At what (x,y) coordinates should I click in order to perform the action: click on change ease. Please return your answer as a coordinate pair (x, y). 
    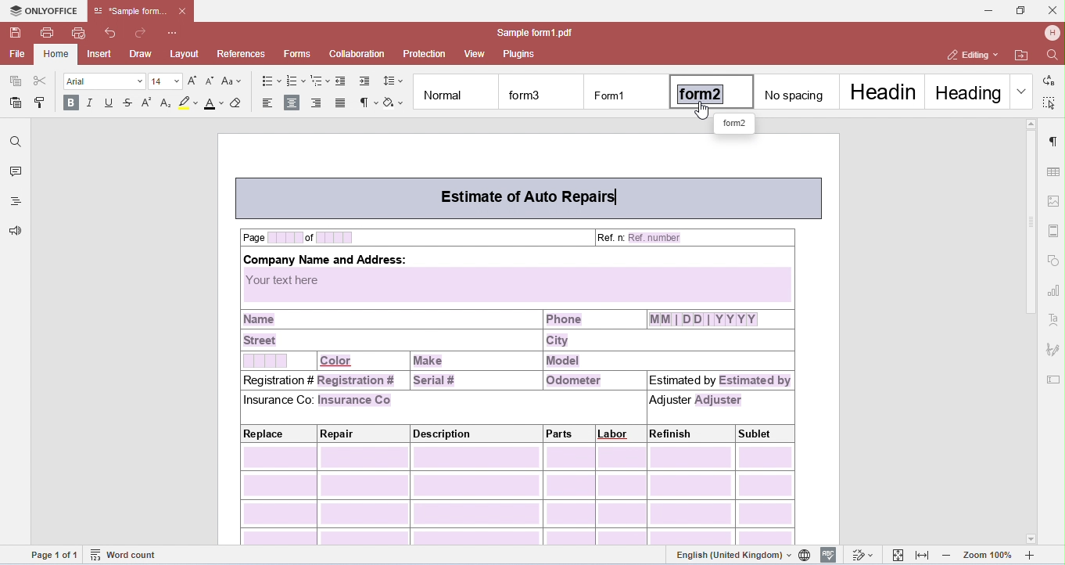
    Looking at the image, I should click on (233, 81).